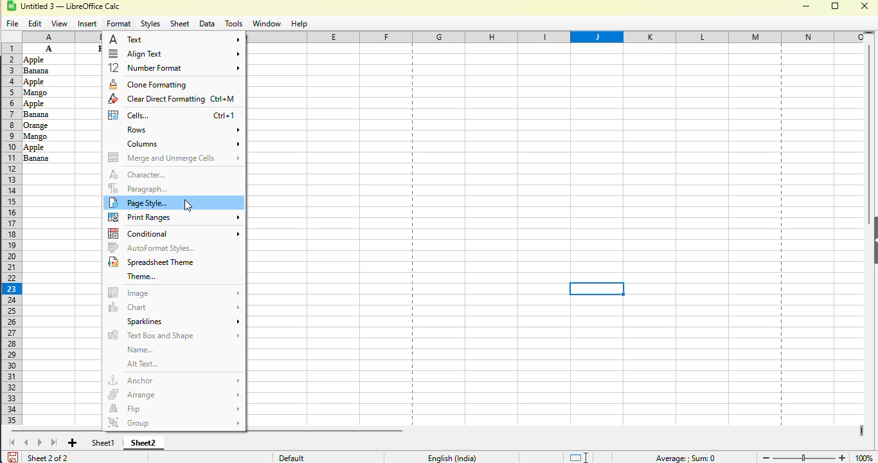  I want to click on , so click(49, 147).